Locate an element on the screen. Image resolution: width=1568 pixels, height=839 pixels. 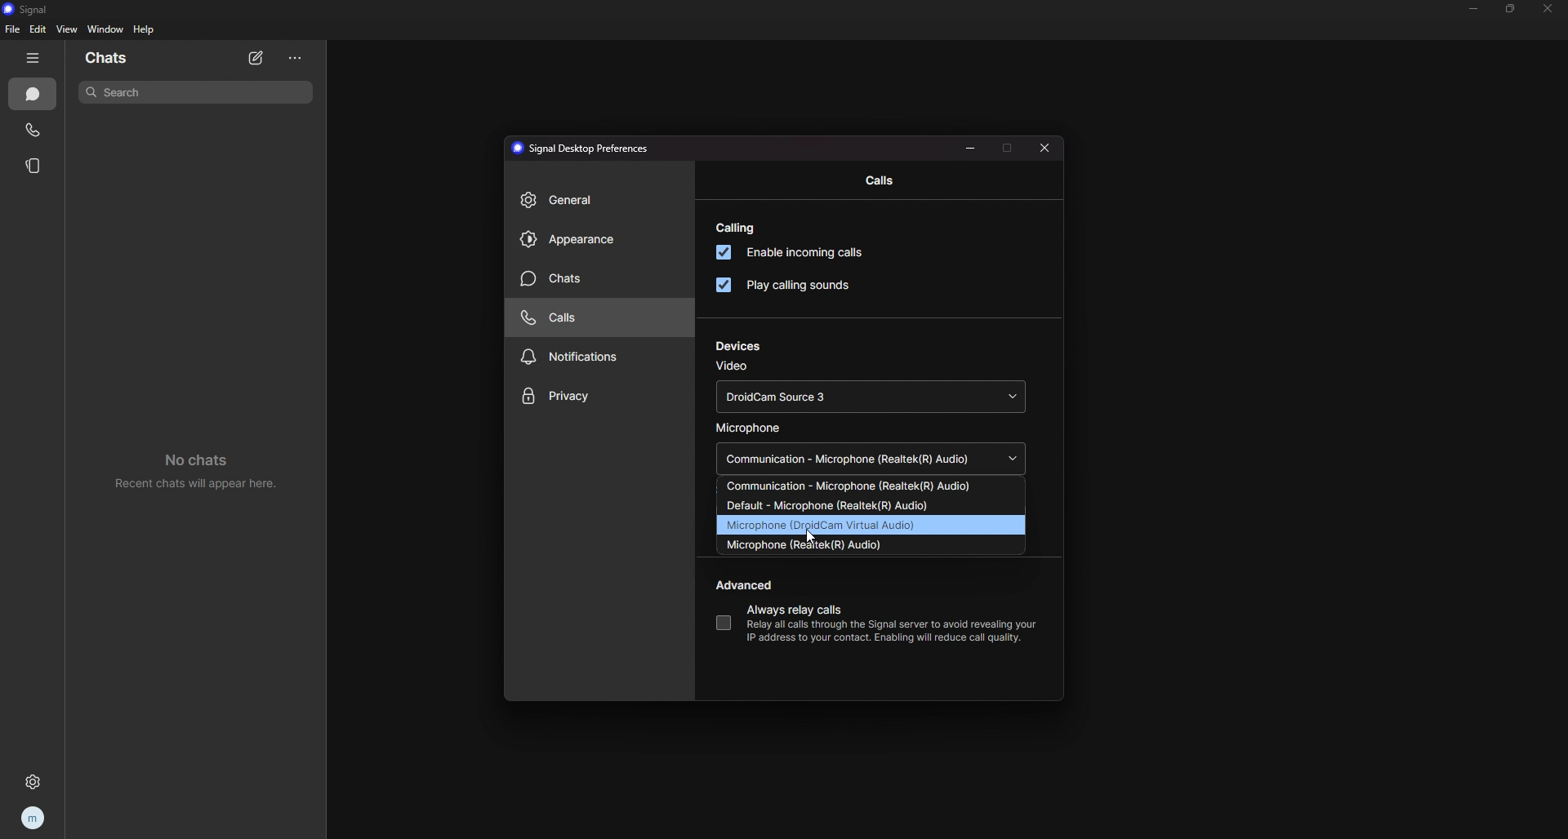
calls is located at coordinates (33, 130).